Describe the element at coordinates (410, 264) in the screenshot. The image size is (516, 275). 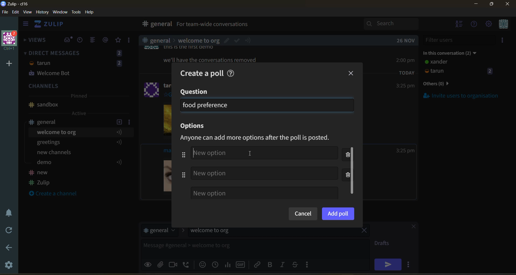
I see `send options` at that location.